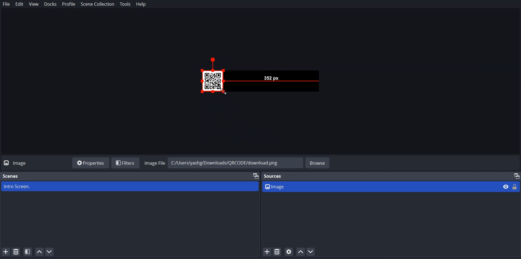 This screenshot has height=259, width=521. I want to click on Docks, so click(51, 5).